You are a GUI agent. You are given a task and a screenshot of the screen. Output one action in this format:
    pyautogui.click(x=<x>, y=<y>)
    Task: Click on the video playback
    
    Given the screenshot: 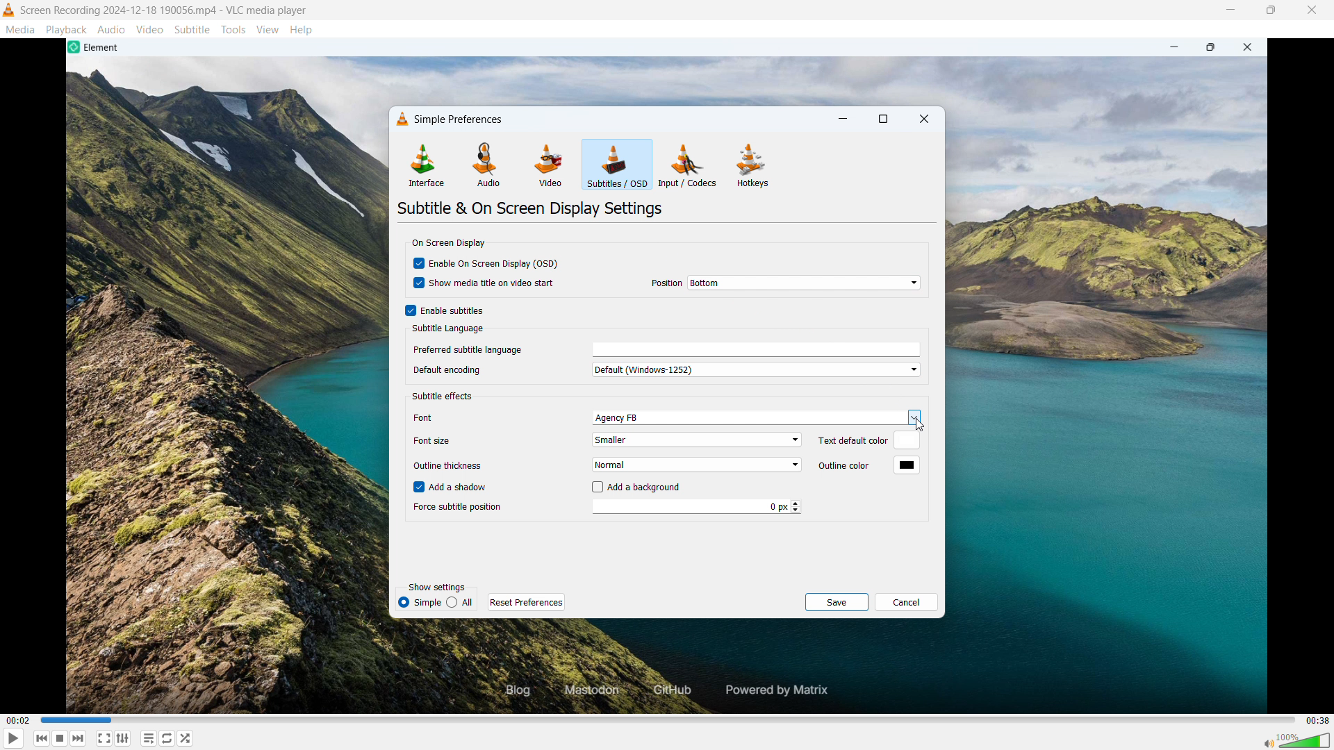 What is the action you would take?
    pyautogui.click(x=674, y=72)
    